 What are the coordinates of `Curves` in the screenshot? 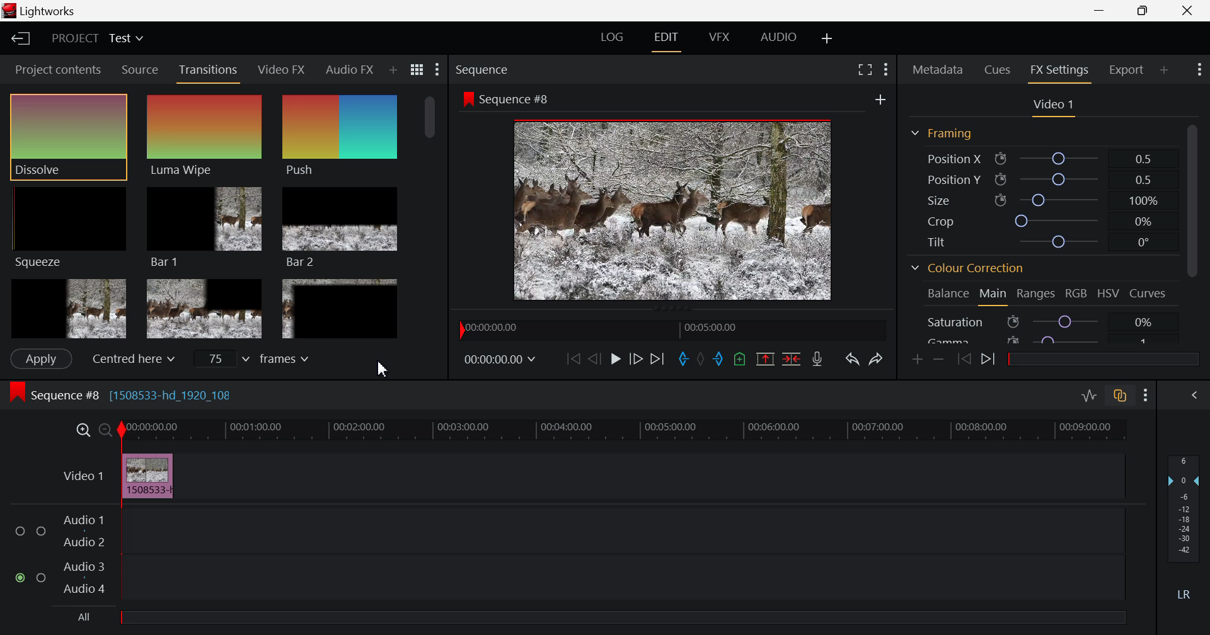 It's located at (1149, 292).